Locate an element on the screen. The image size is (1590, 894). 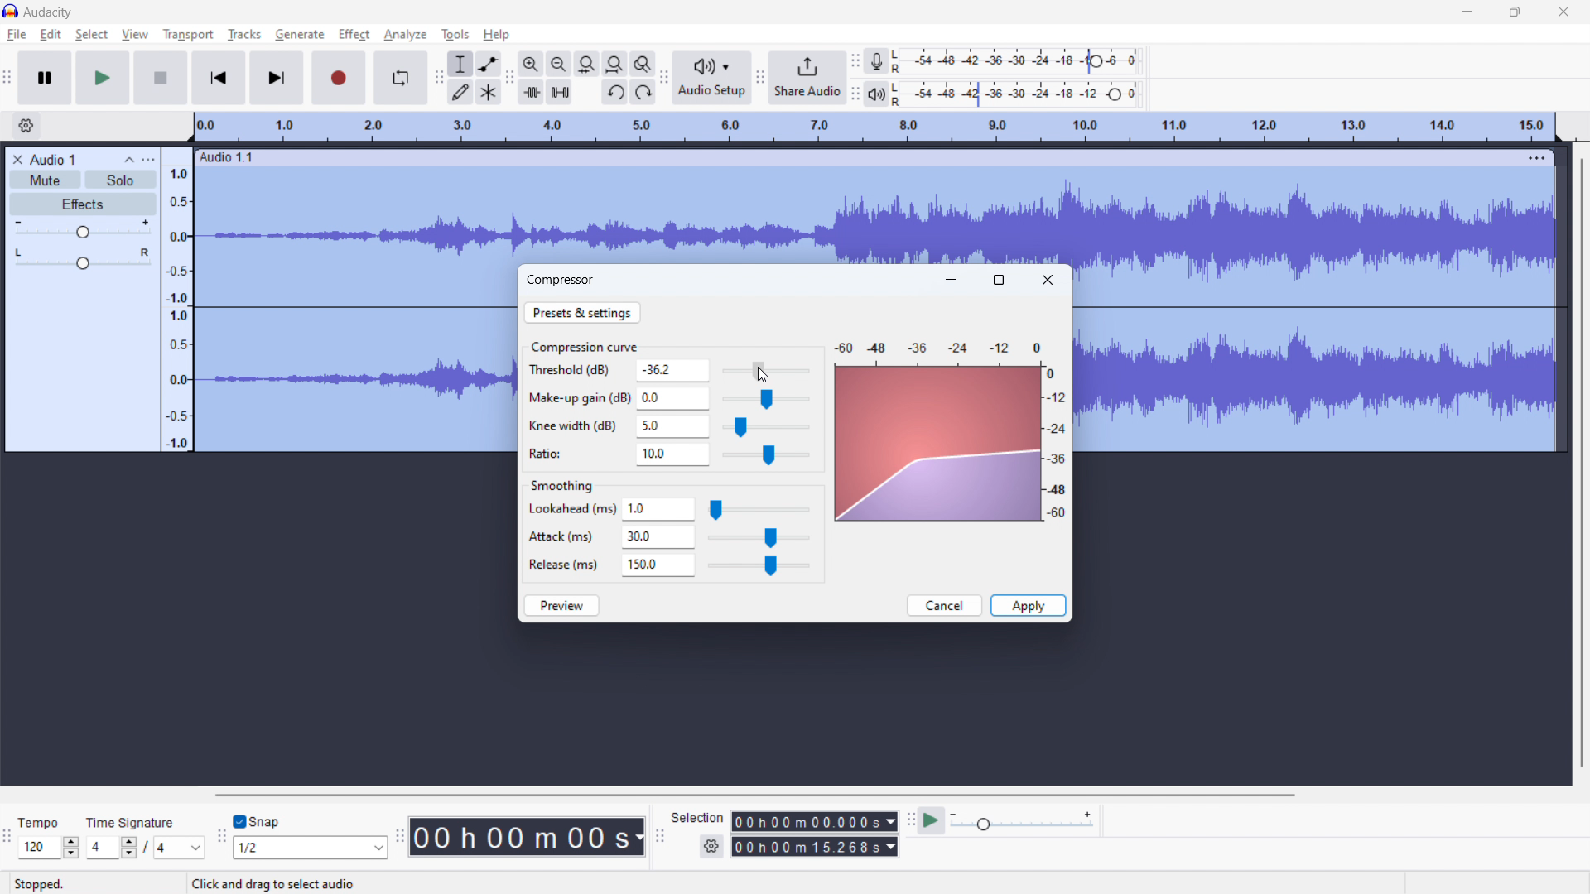
compressor is located at coordinates (561, 279).